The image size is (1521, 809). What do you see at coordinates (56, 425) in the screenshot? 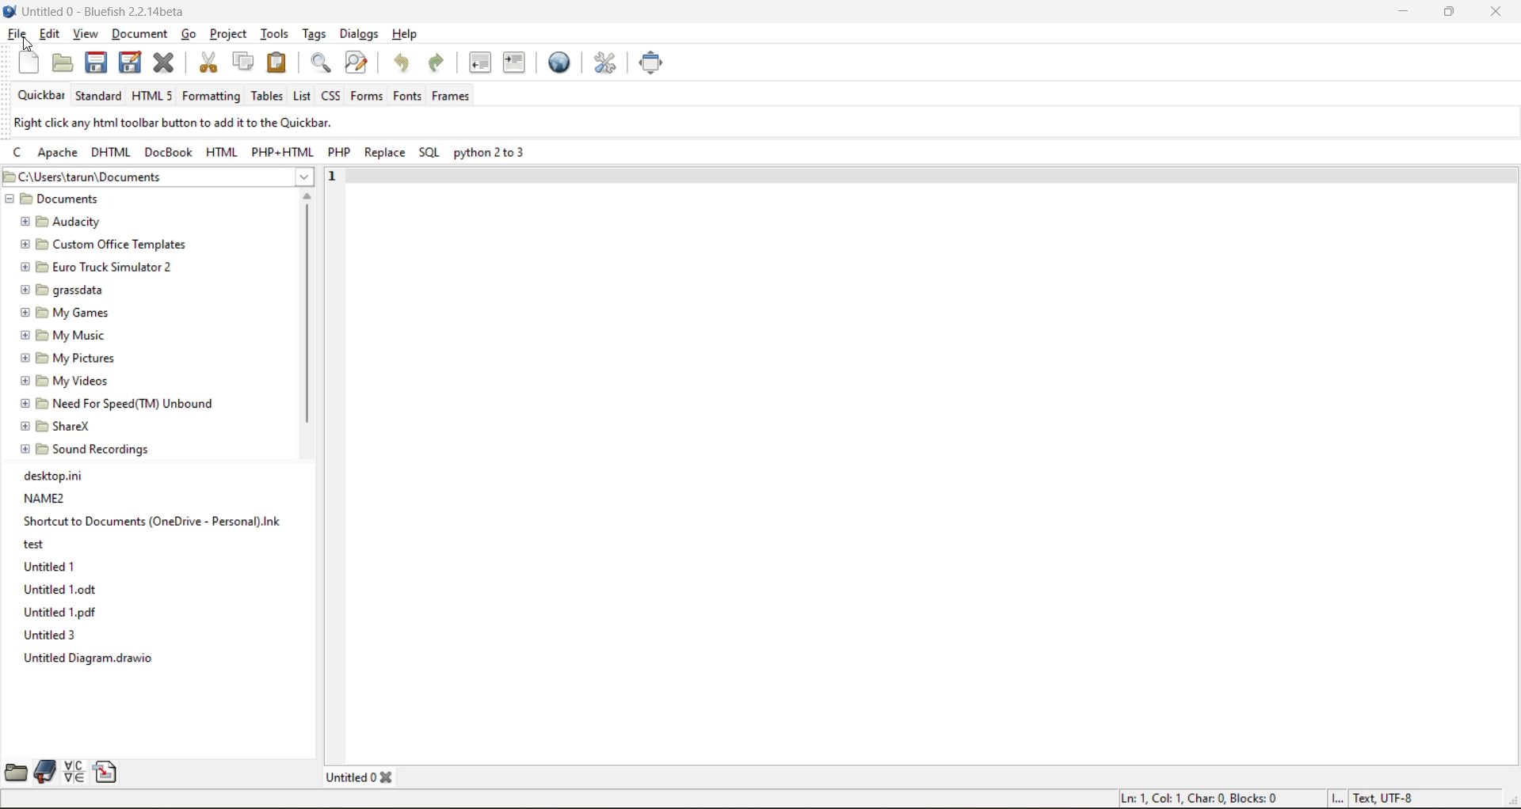
I see `ShareX` at bounding box center [56, 425].